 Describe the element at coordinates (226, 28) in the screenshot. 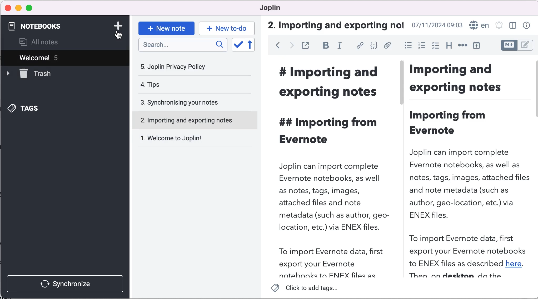

I see `new to-do` at that location.